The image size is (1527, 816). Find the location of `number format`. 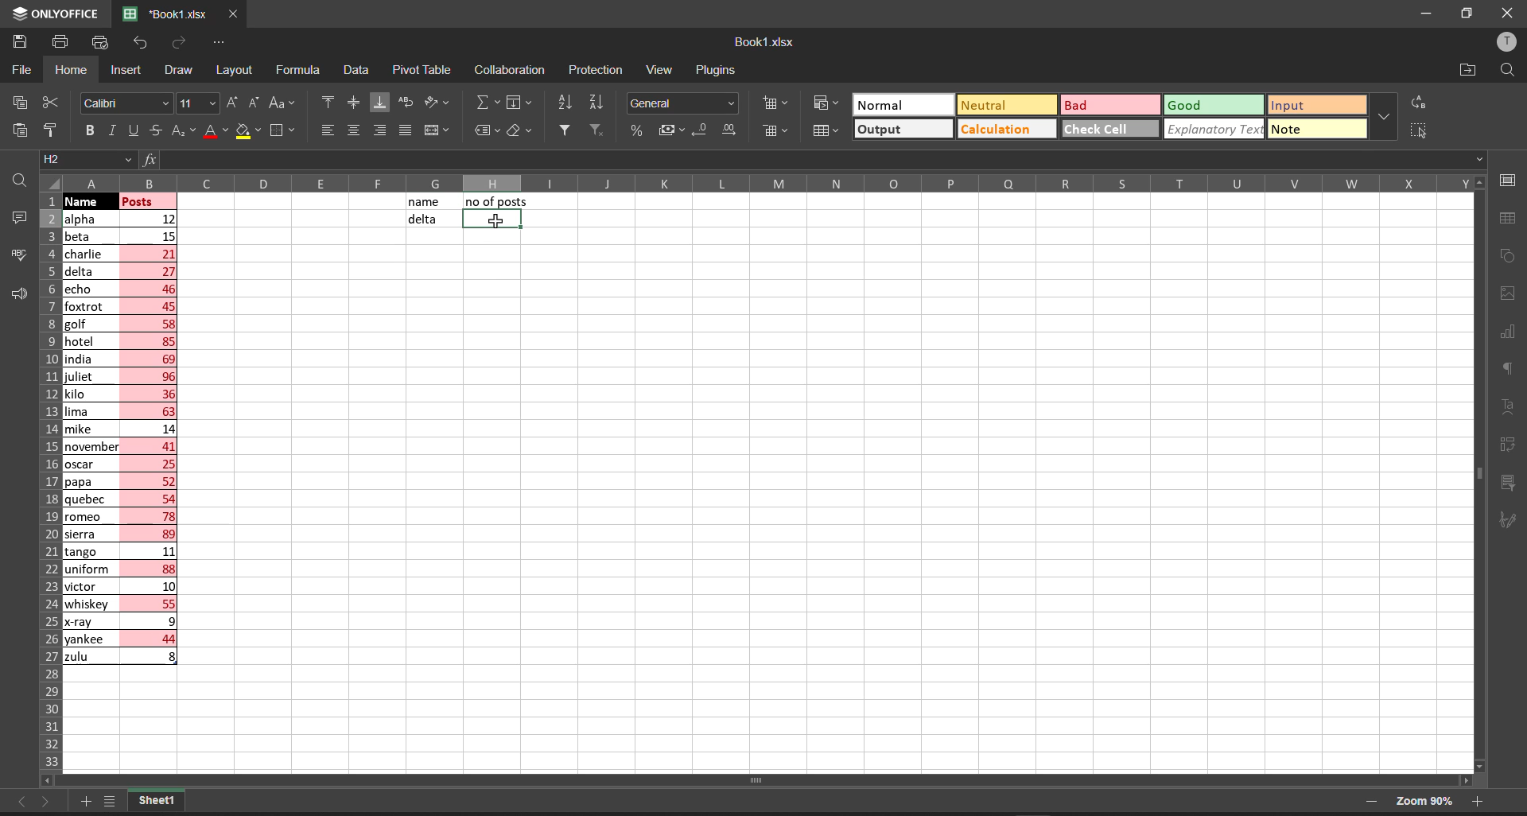

number format is located at coordinates (682, 103).